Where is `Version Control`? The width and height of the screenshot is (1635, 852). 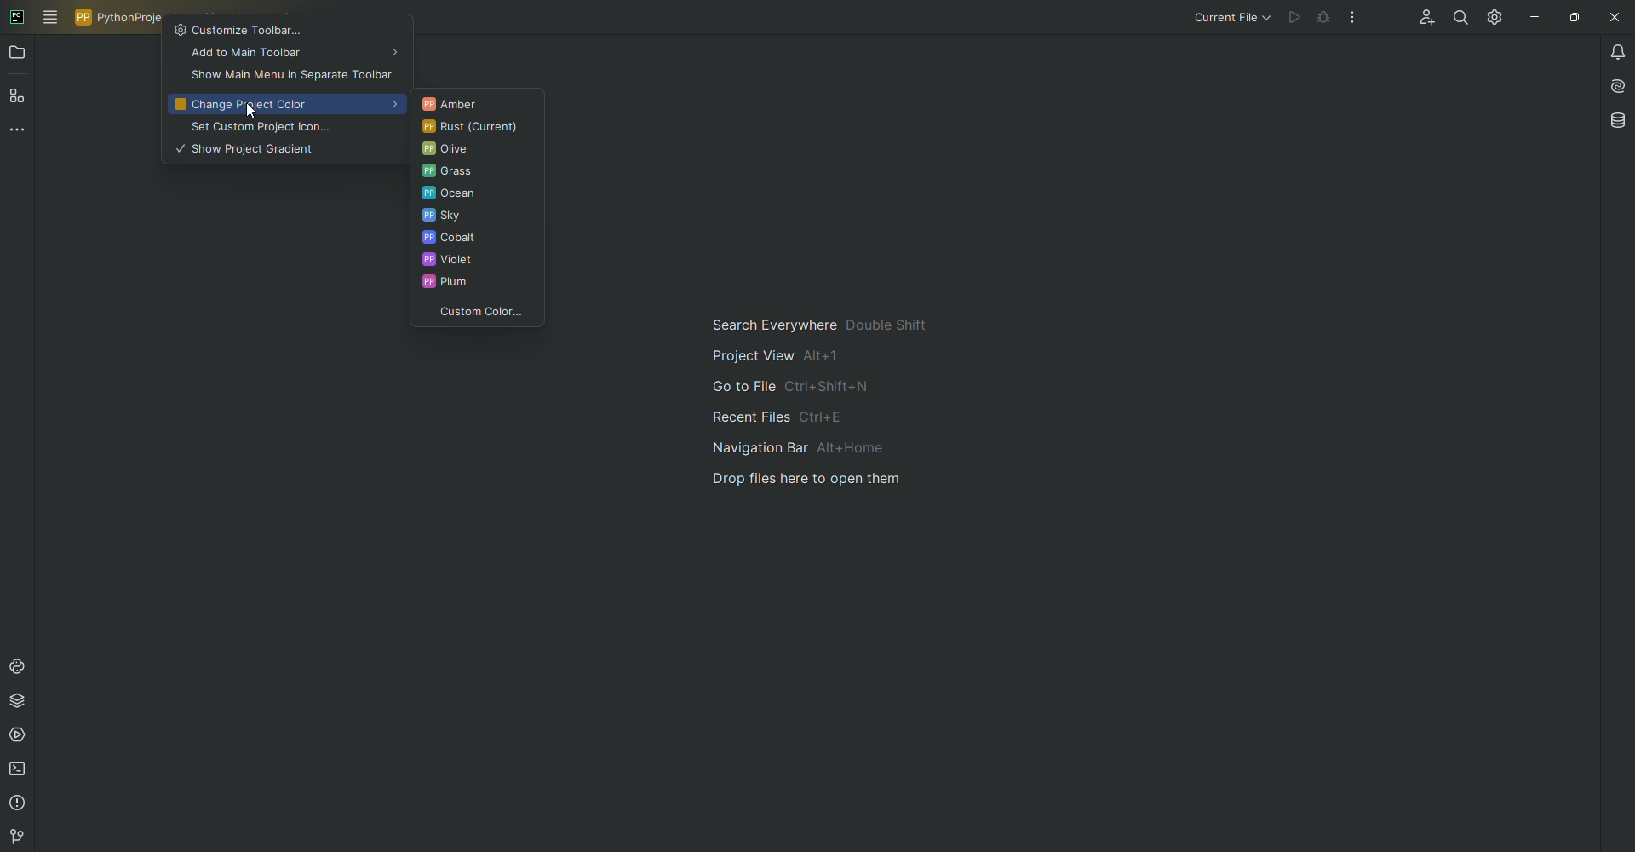
Version Control is located at coordinates (14, 837).